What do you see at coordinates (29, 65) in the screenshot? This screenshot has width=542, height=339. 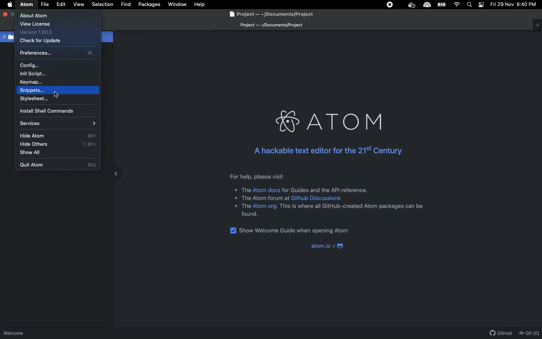 I see `Config` at bounding box center [29, 65].